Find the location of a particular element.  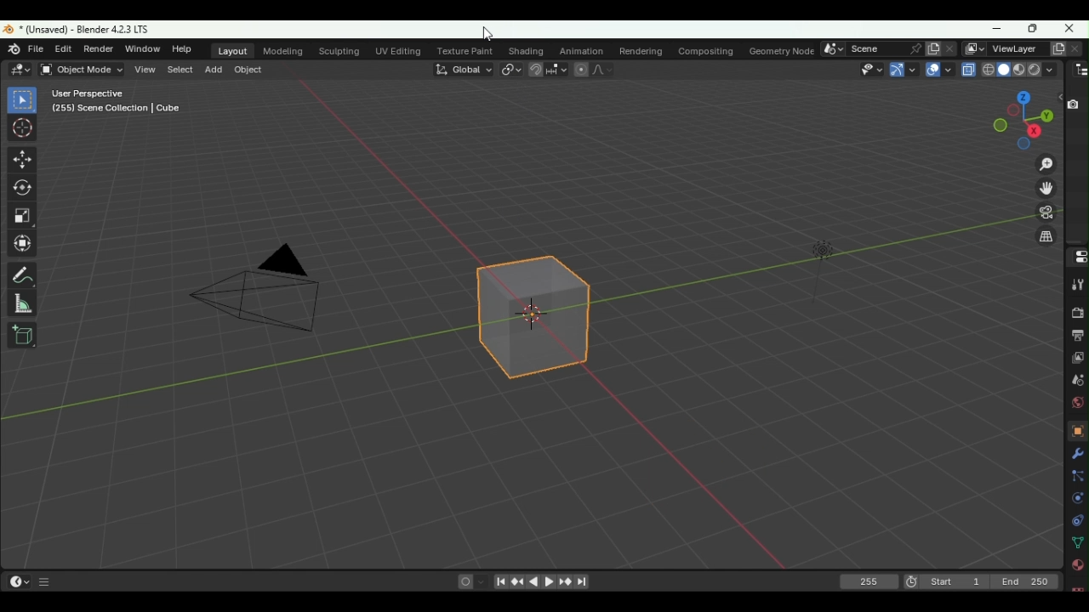

File name is located at coordinates (88, 29).